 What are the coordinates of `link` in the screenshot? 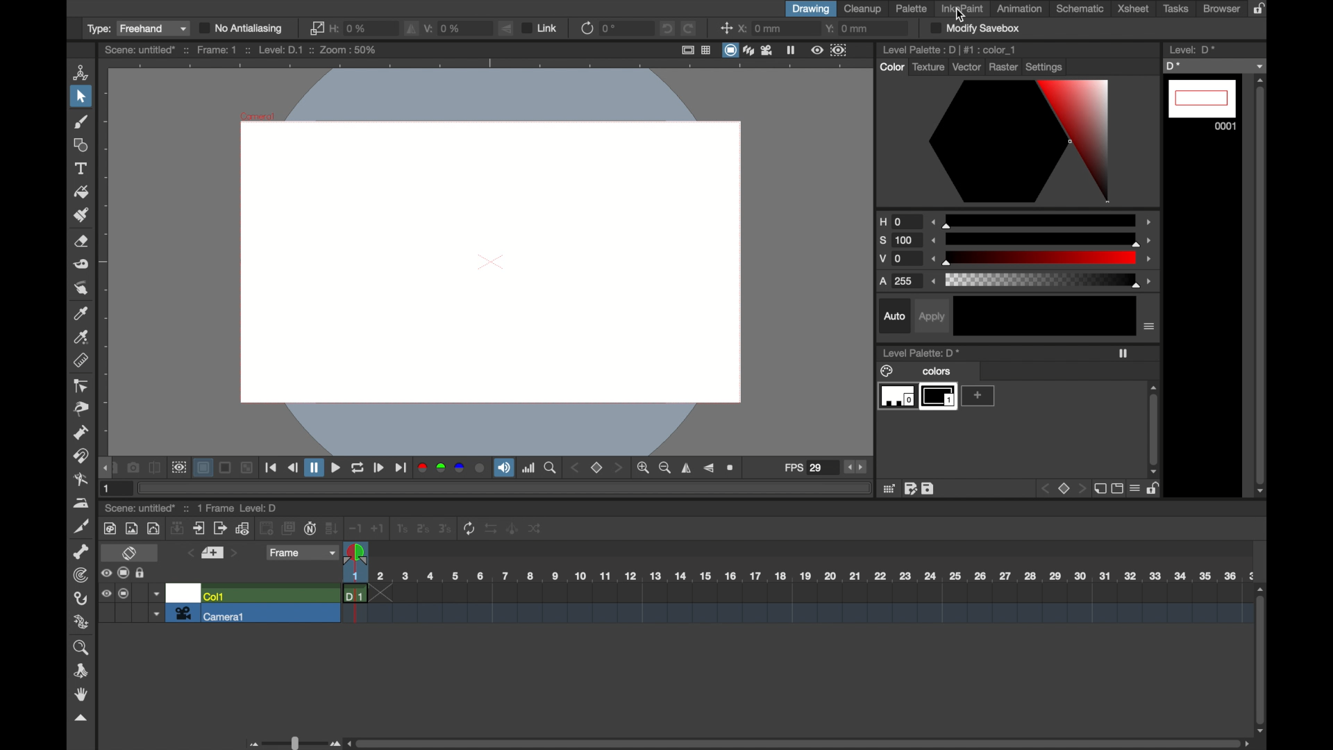 It's located at (541, 28).